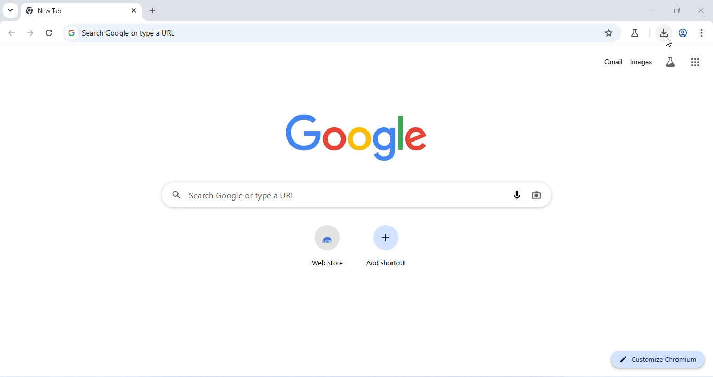 The image size is (713, 377). I want to click on add shortcut, so click(389, 248).